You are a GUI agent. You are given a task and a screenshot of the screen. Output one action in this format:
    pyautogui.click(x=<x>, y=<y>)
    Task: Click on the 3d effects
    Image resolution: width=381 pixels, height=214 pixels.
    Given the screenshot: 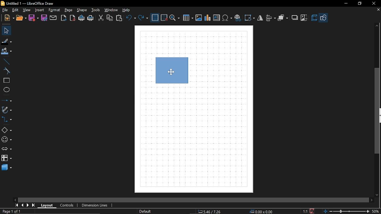 What is the action you would take?
    pyautogui.click(x=314, y=18)
    